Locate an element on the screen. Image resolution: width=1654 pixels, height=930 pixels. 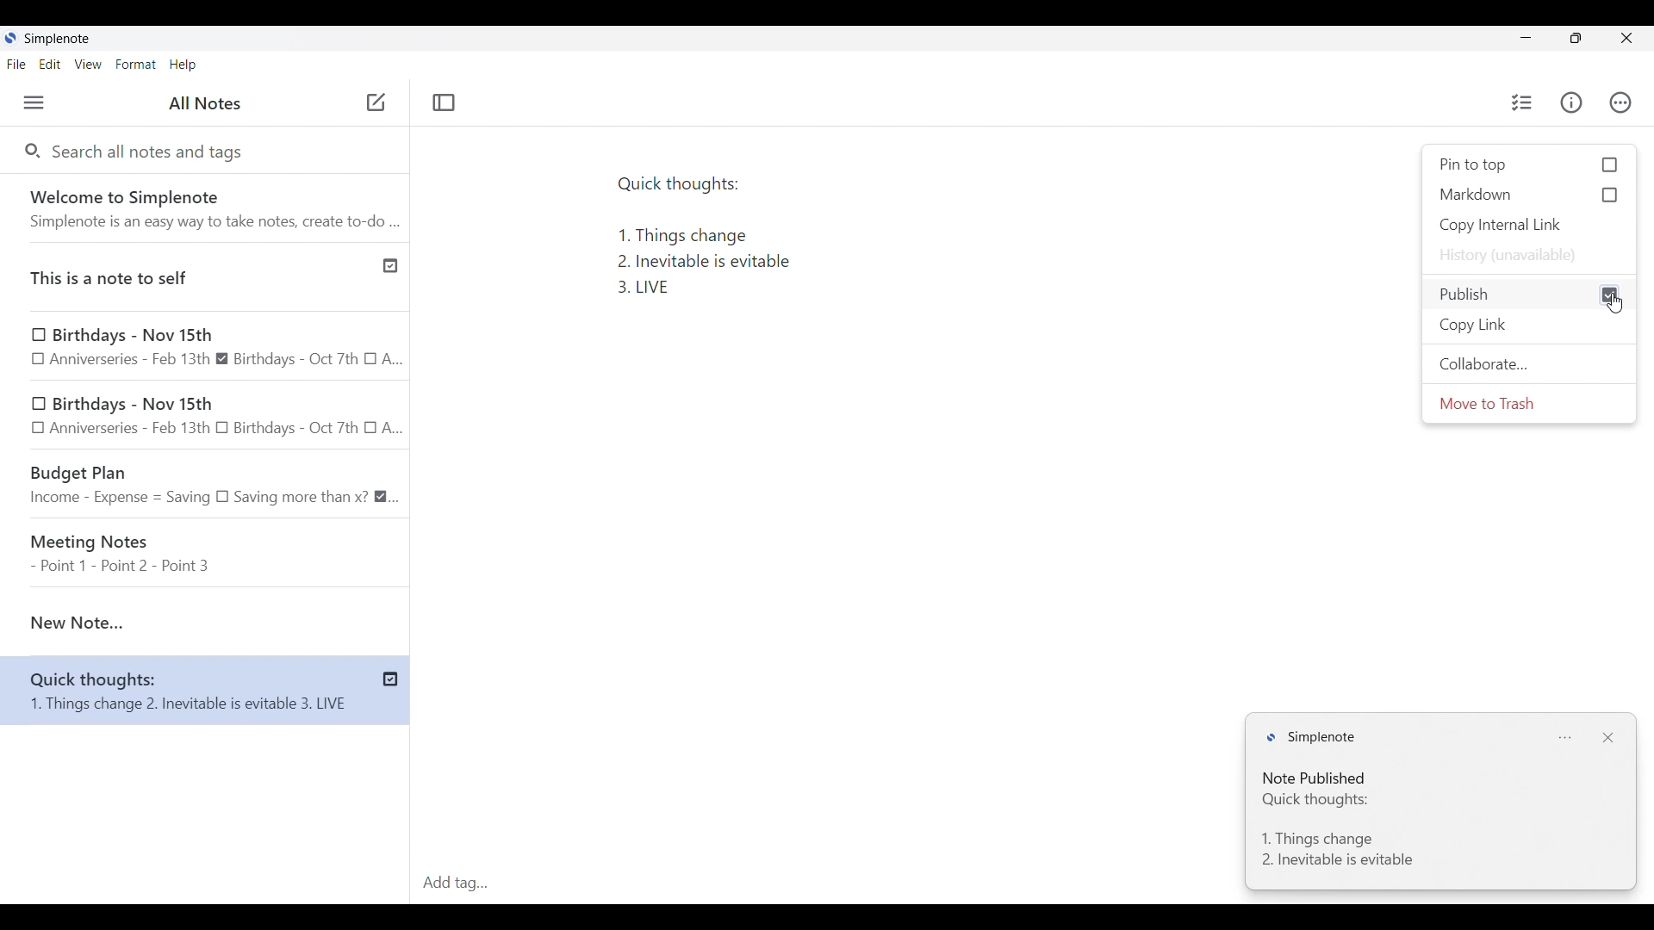
Click to type in tags is located at coordinates (466, 880).